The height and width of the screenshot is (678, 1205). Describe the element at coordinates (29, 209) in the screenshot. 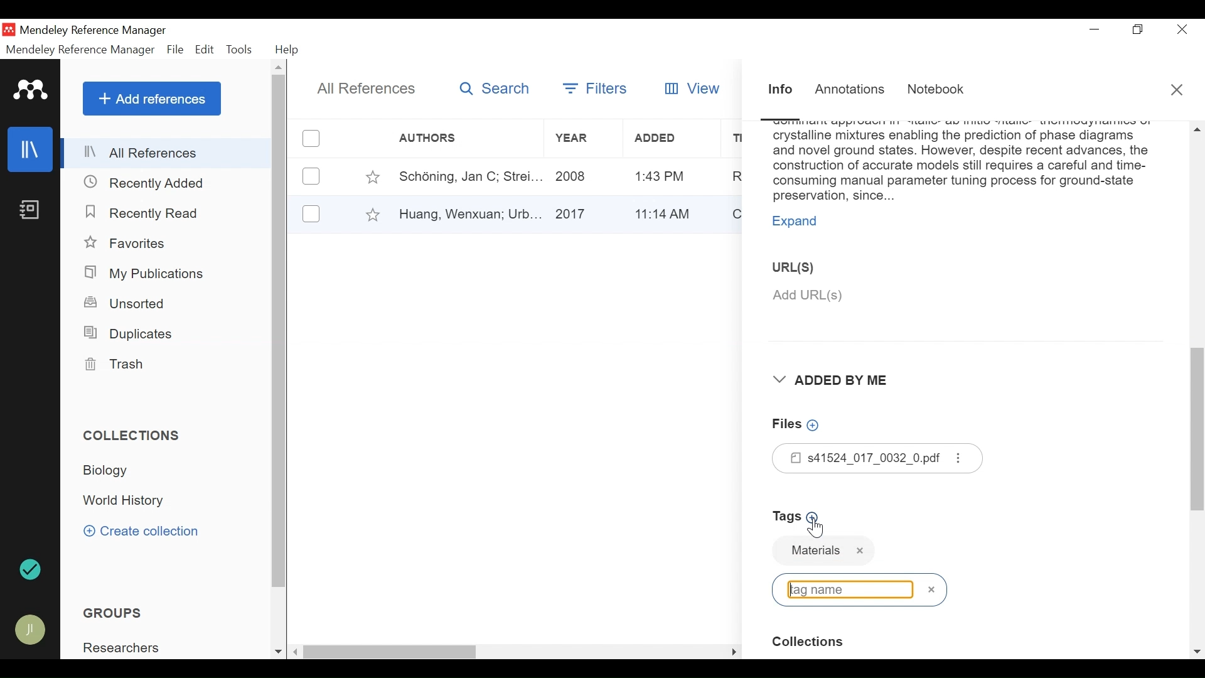

I see `Notebook` at that location.